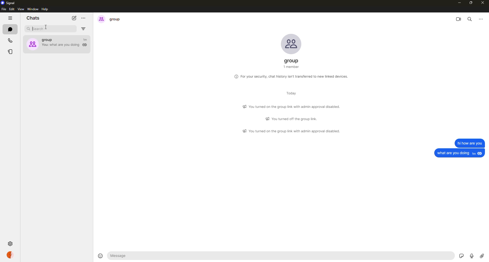 The image size is (489, 262). I want to click on info, so click(292, 131).